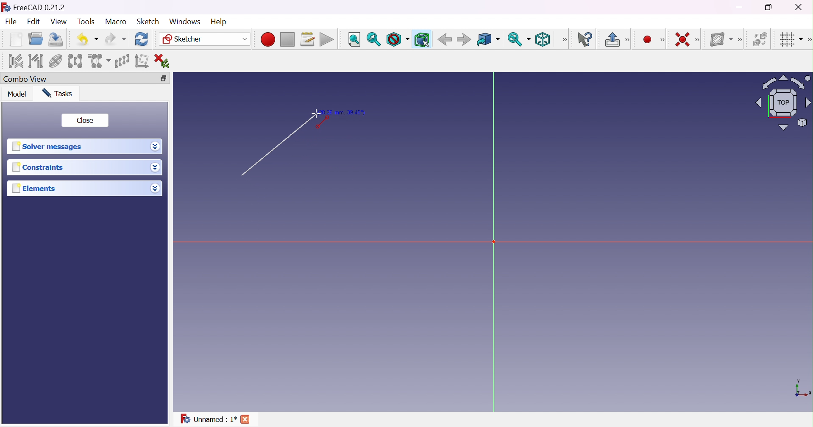  I want to click on Minimize, so click(740, 8).